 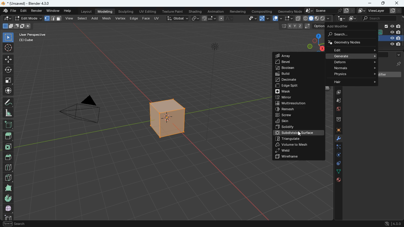 I want to click on select, so click(x=8, y=38).